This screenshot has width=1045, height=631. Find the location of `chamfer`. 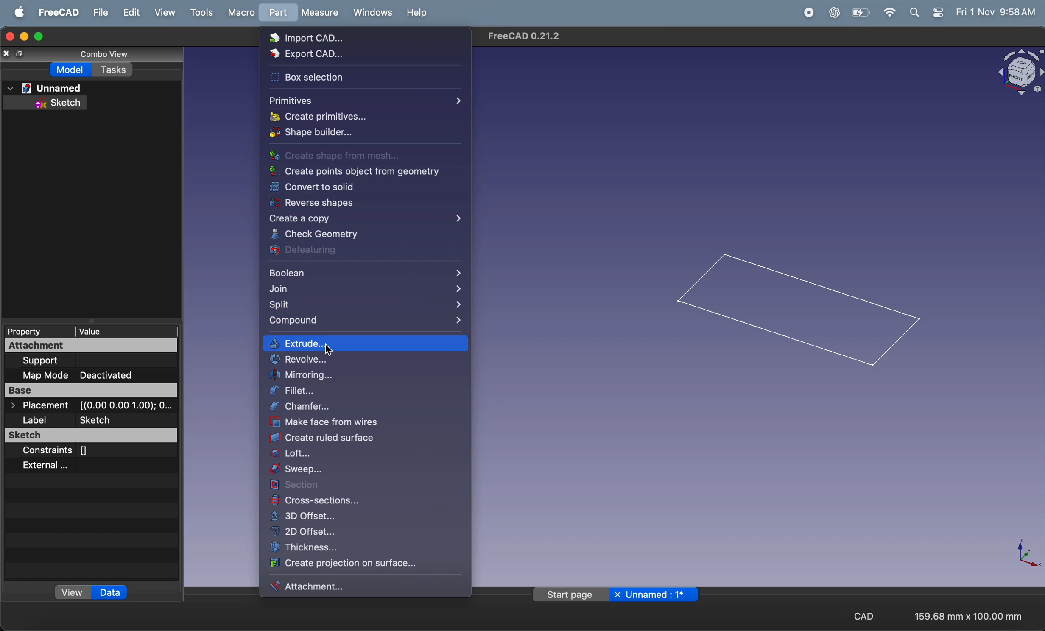

chamfer is located at coordinates (362, 407).